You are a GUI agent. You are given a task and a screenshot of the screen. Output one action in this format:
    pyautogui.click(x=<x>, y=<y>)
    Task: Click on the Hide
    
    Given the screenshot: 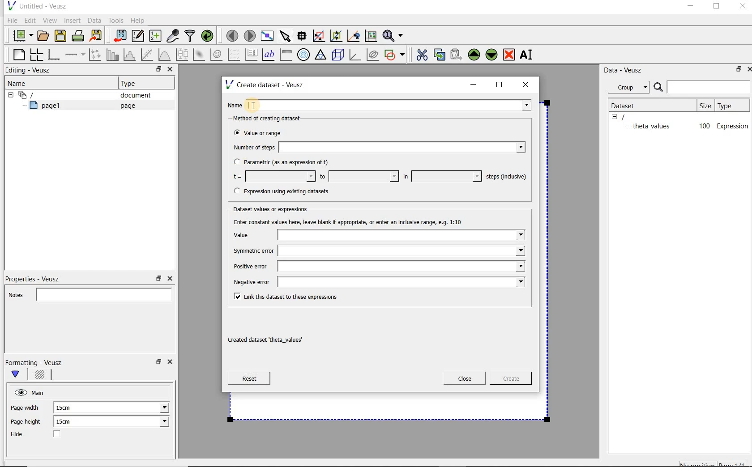 What is the action you would take?
    pyautogui.click(x=44, y=435)
    